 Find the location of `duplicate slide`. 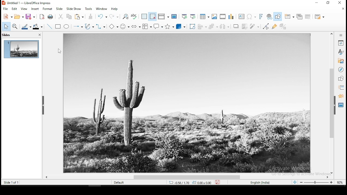

duplicate slide is located at coordinates (299, 17).